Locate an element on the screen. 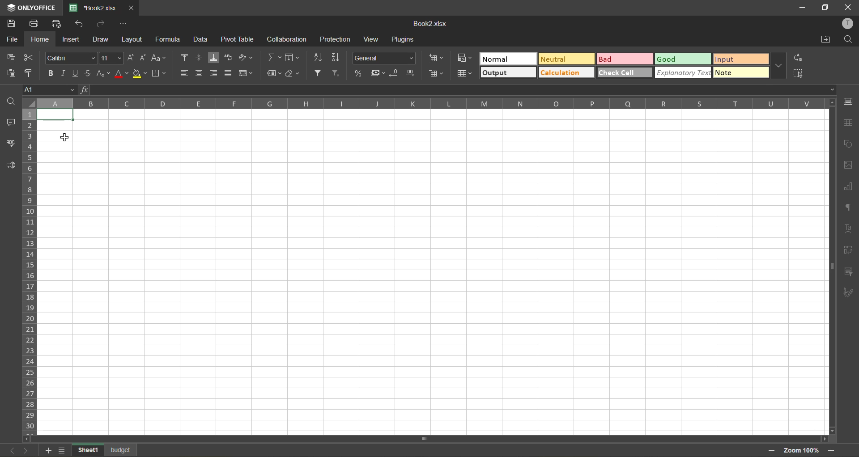 The height and width of the screenshot is (457, 859). cut is located at coordinates (27, 58).